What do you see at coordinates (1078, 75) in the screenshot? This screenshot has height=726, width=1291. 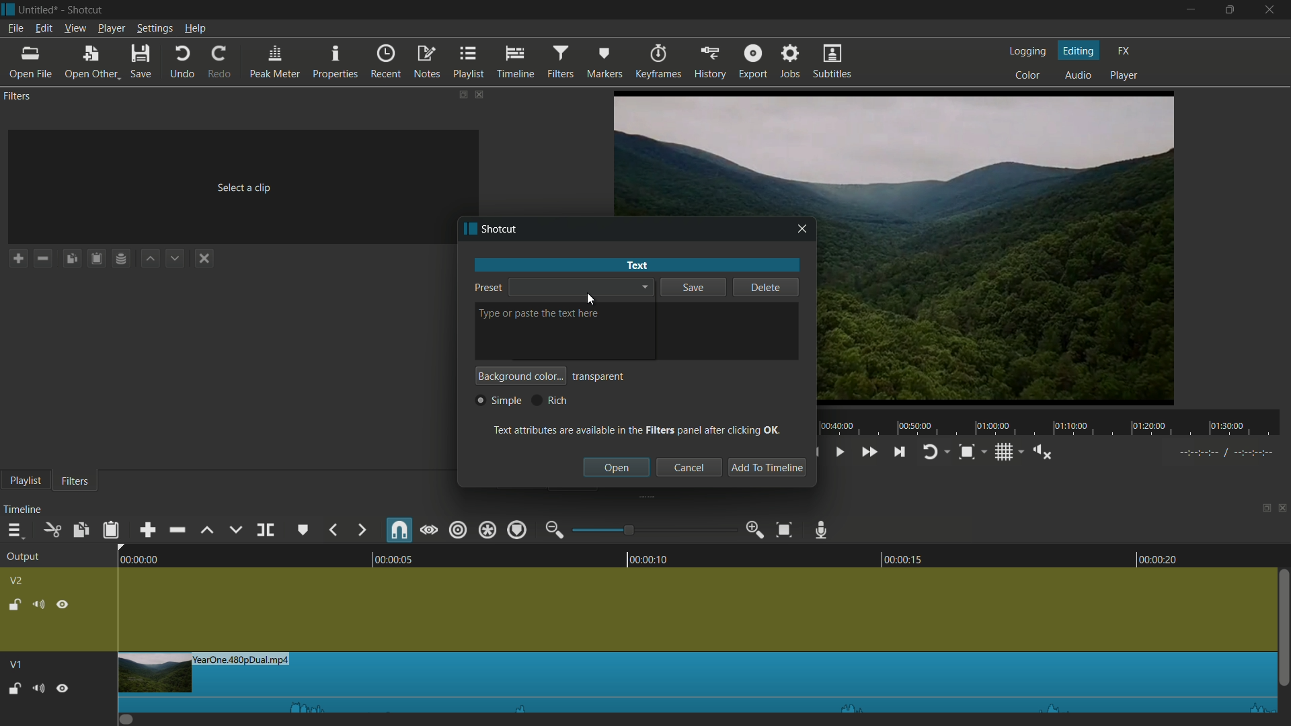 I see `audio` at bounding box center [1078, 75].